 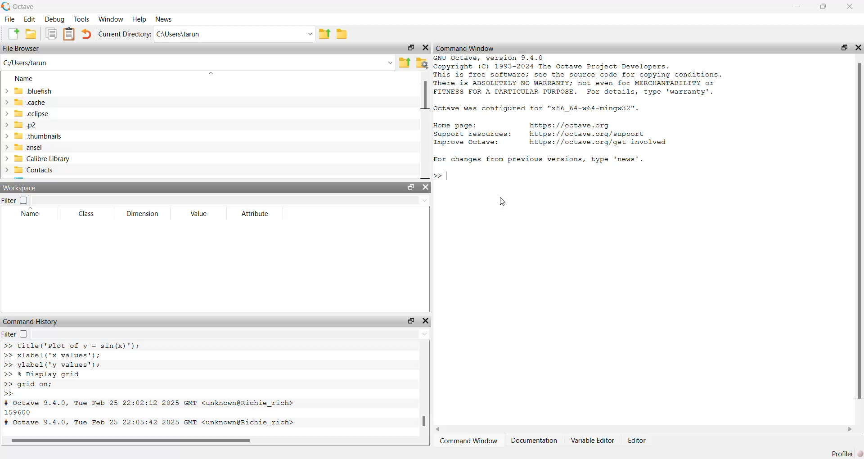 I want to click on Debug, so click(x=55, y=20).